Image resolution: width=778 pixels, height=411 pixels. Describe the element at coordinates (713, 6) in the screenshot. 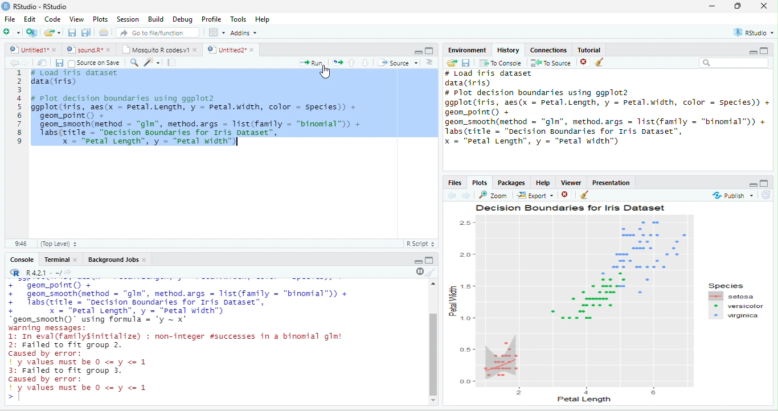

I see `minimize` at that location.